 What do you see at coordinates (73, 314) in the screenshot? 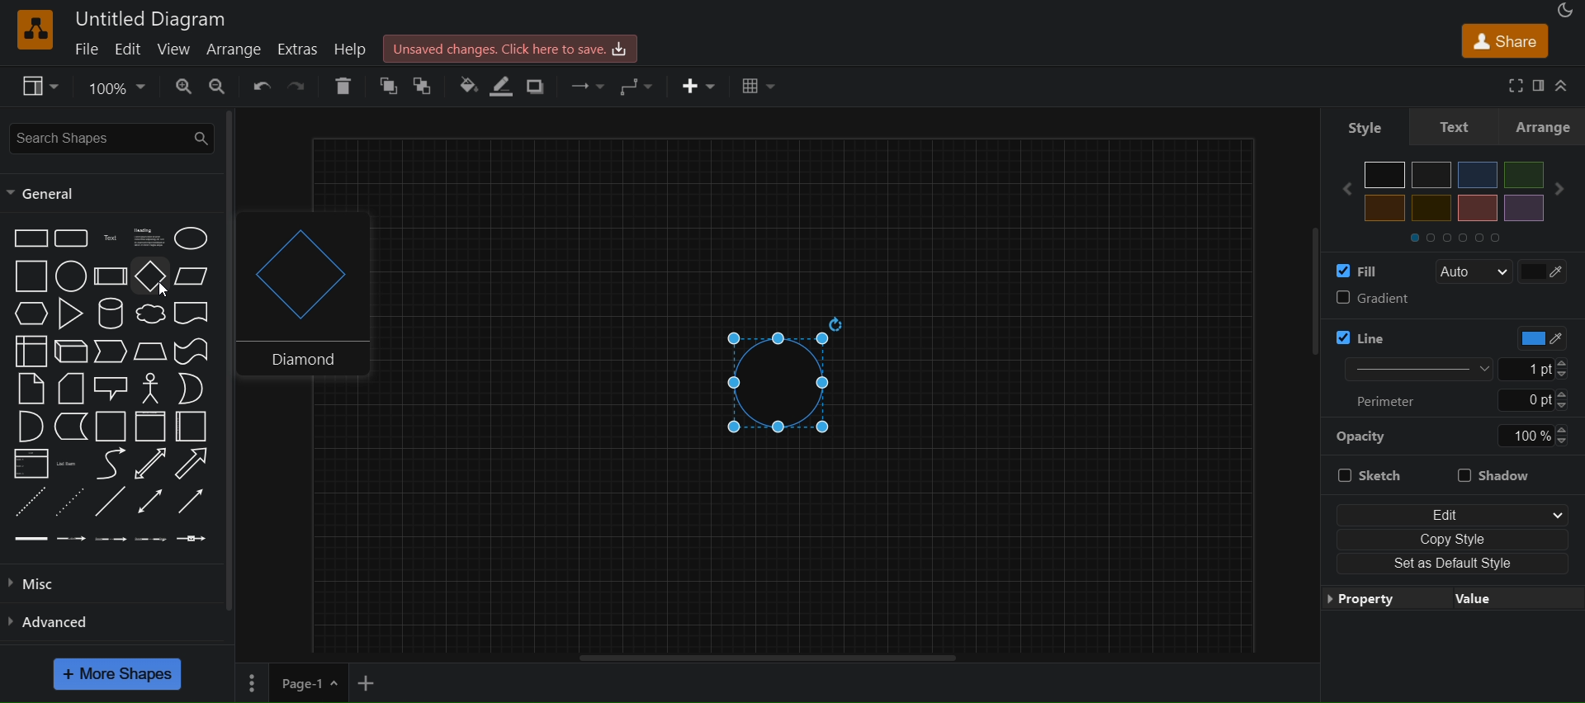
I see `triangle` at bounding box center [73, 314].